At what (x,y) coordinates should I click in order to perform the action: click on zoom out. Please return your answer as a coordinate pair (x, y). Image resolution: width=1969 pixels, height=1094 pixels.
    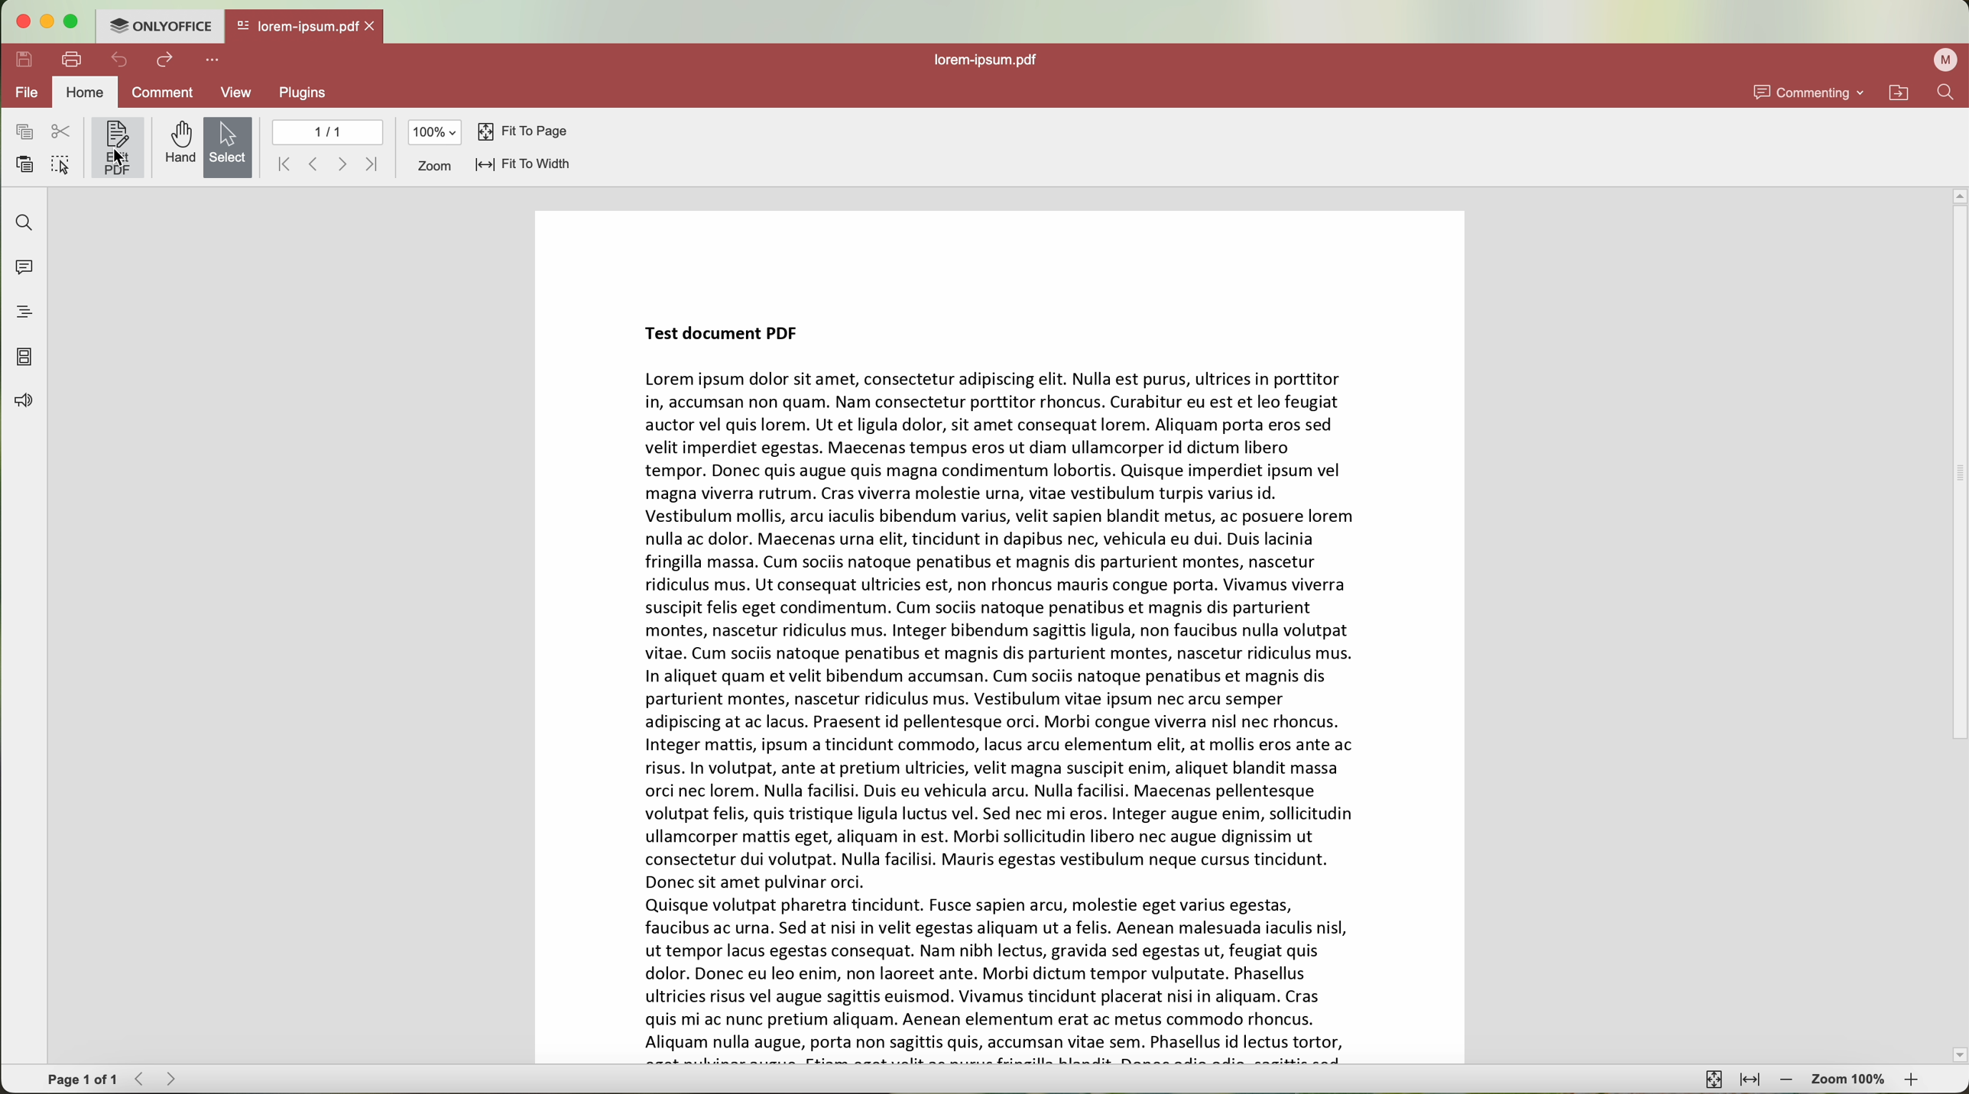
    Looking at the image, I should click on (1790, 1083).